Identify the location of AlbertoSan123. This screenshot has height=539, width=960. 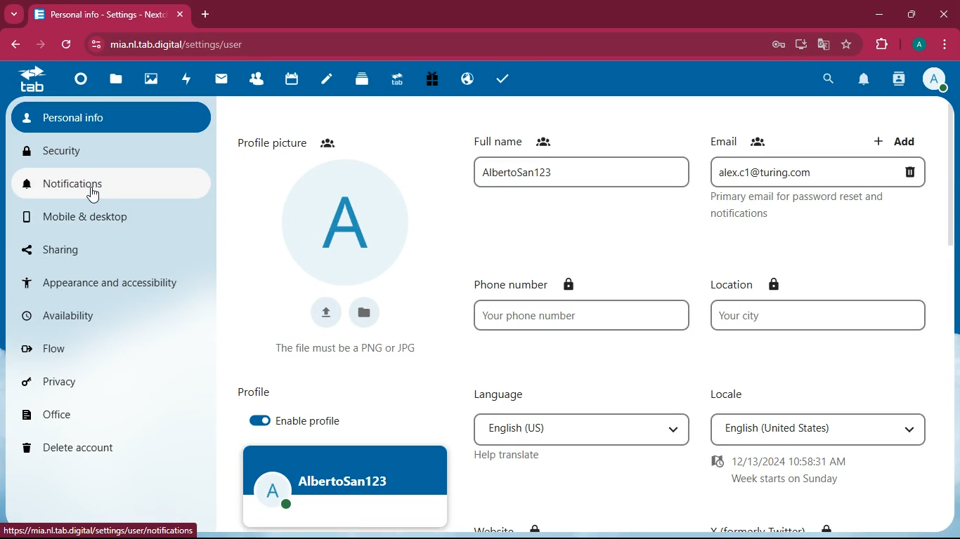
(344, 486).